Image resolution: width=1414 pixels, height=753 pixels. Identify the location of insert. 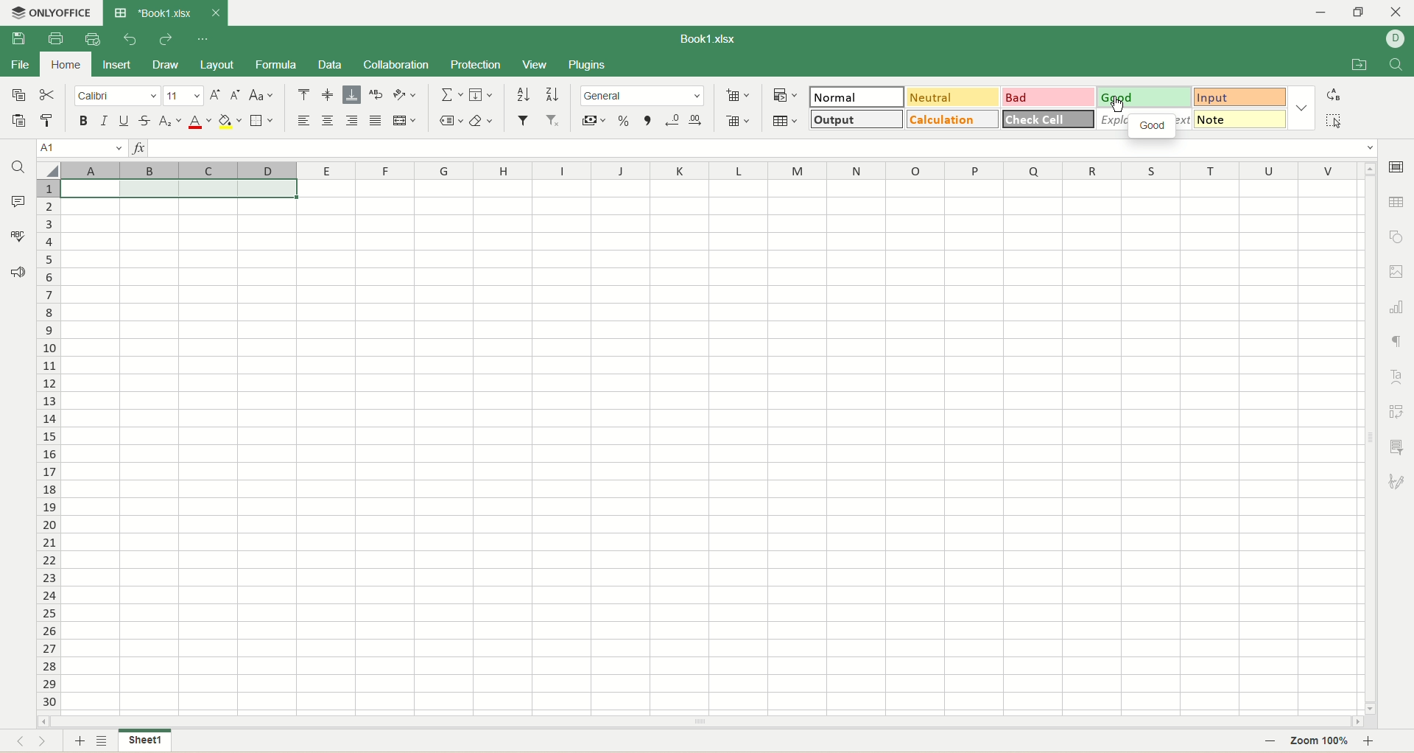
(116, 64).